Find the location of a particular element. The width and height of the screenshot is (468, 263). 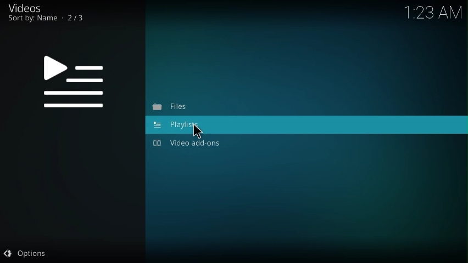

videos is located at coordinates (76, 83).